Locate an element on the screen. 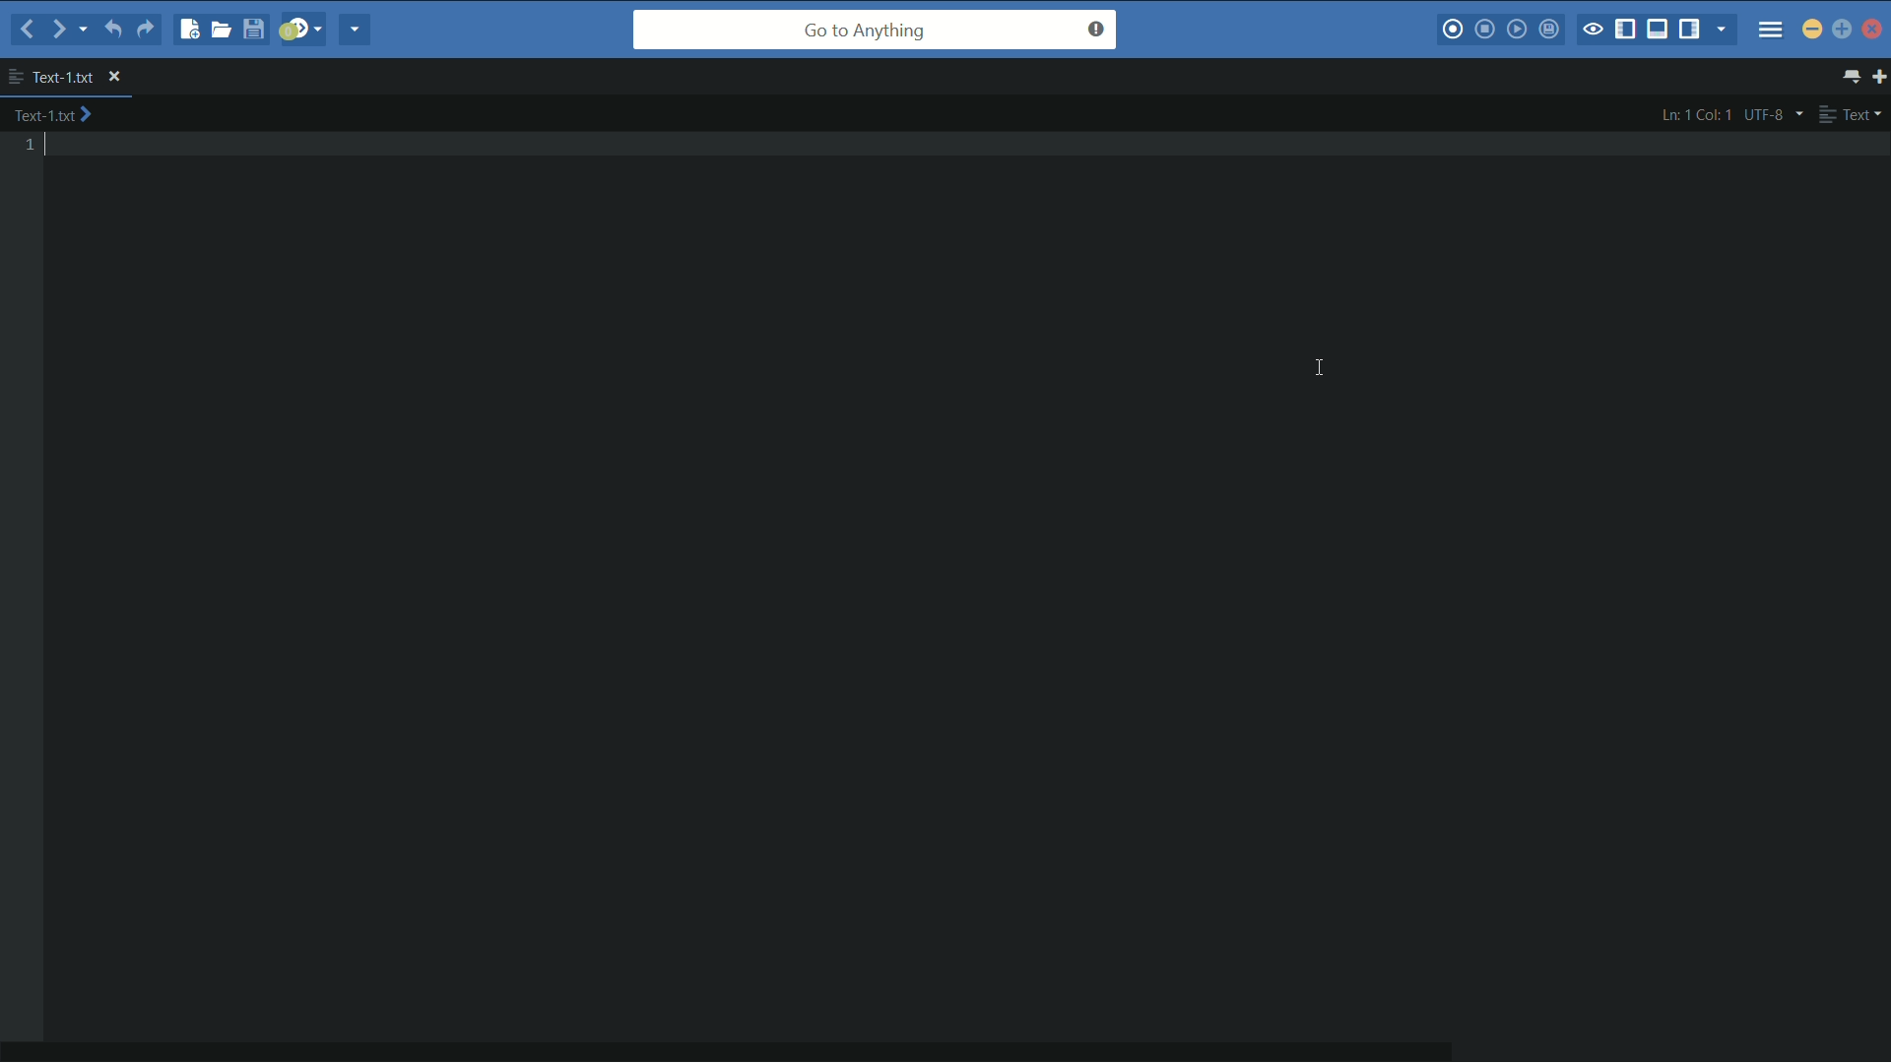 The width and height of the screenshot is (1891, 1063). menu is located at coordinates (1772, 31).